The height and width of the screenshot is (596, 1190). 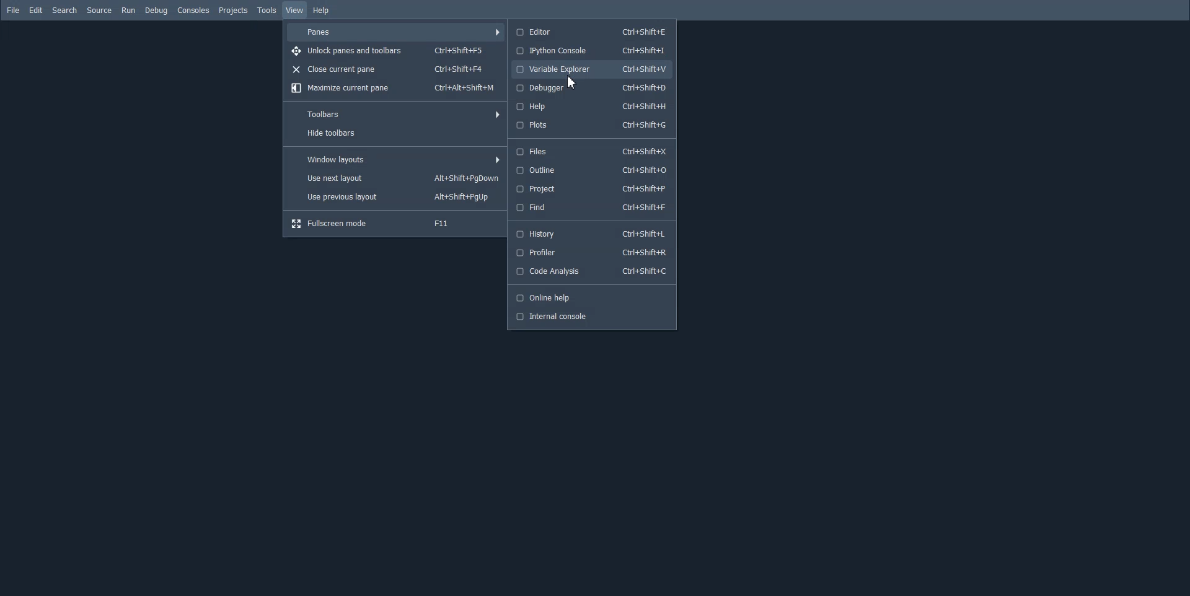 I want to click on Outline, so click(x=590, y=170).